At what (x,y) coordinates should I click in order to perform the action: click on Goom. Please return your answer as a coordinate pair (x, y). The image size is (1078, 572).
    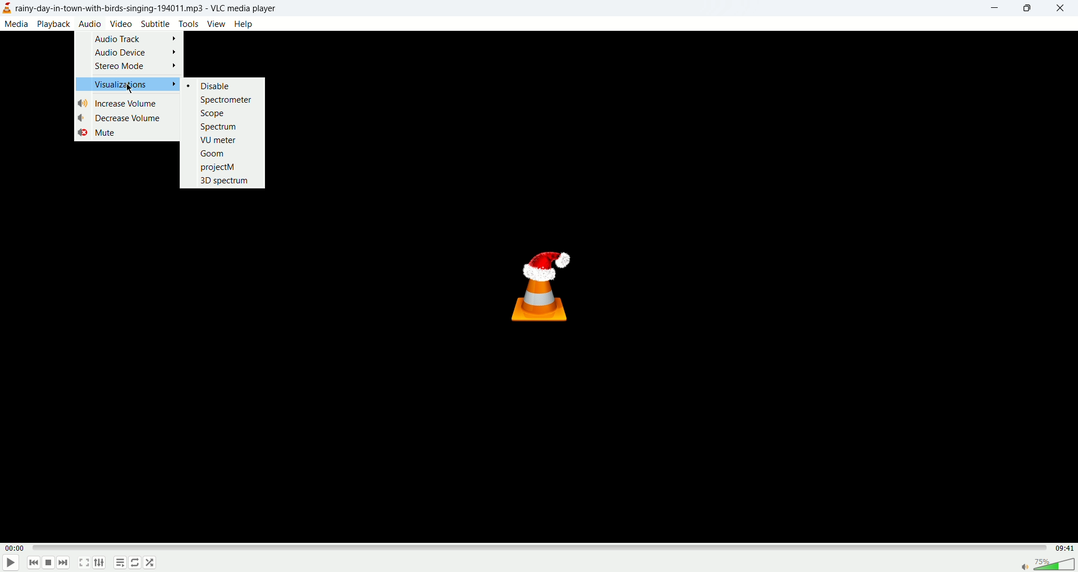
    Looking at the image, I should click on (217, 154).